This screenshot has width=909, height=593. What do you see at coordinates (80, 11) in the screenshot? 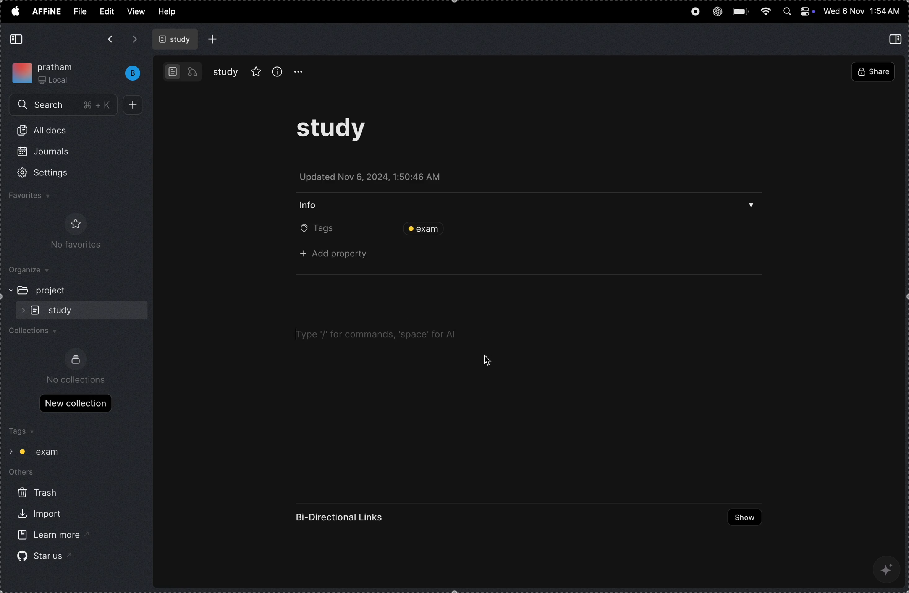
I see `file` at bounding box center [80, 11].